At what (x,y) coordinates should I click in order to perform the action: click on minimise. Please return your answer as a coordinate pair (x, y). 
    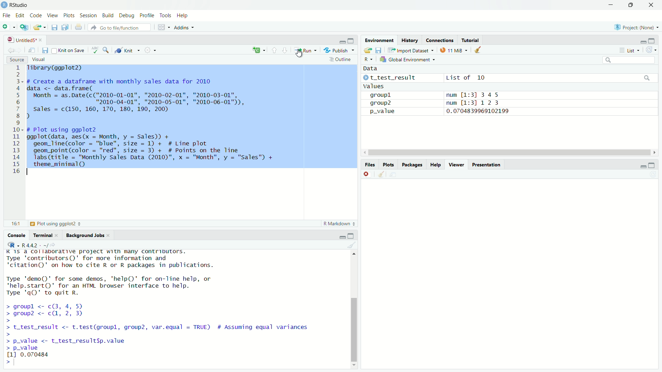
    Looking at the image, I should click on (341, 40).